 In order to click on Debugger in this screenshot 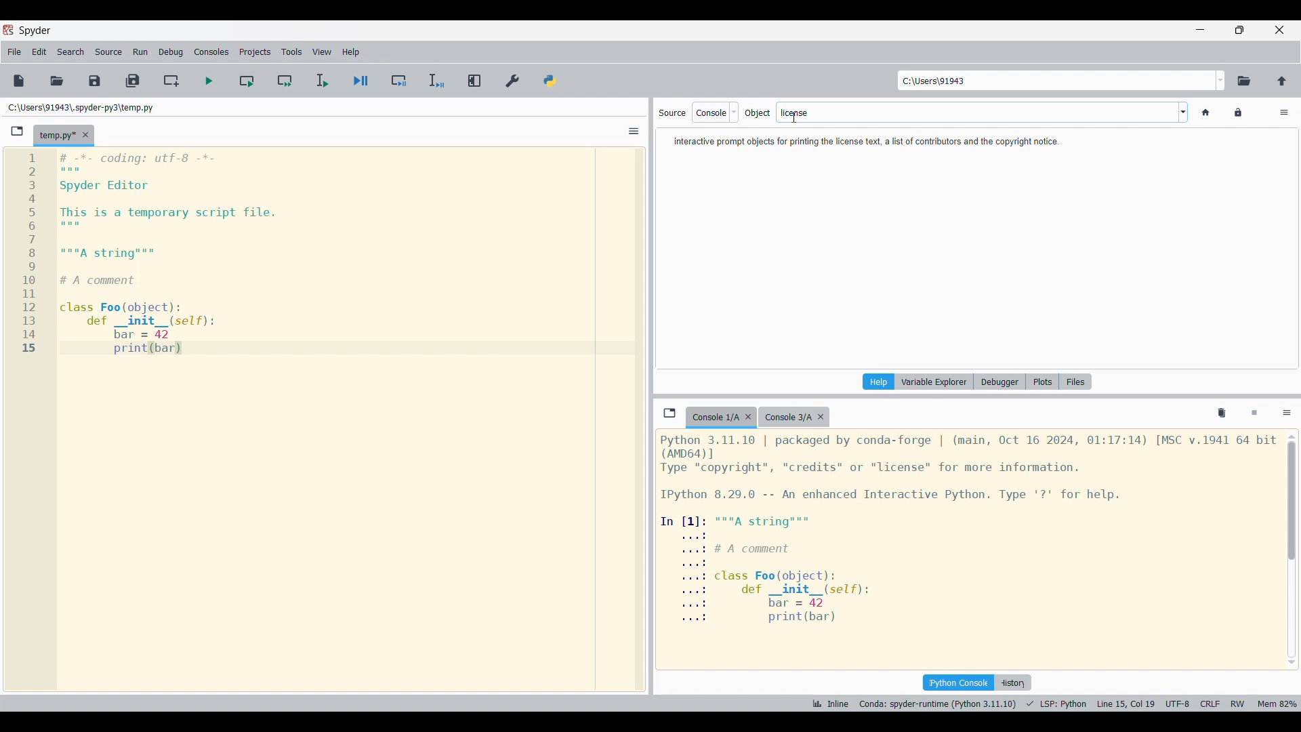, I will do `click(999, 382)`.